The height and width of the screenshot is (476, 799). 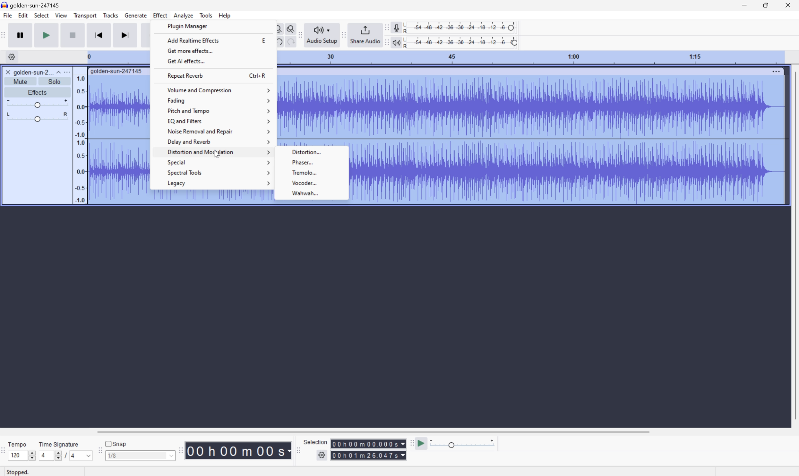 I want to click on Distortion and Modulation, so click(x=218, y=153).